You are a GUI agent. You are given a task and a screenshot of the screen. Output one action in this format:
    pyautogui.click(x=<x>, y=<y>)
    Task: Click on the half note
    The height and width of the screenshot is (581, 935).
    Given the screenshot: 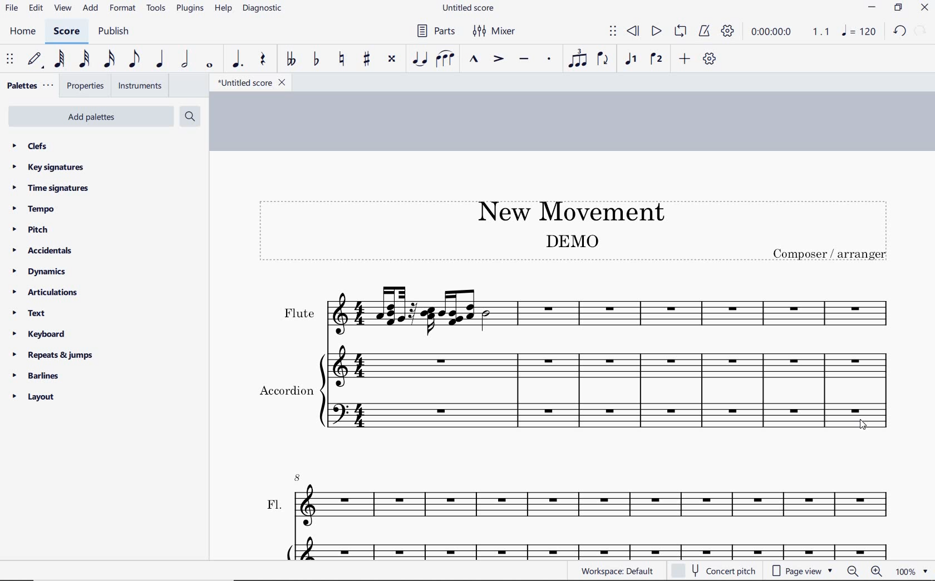 What is the action you would take?
    pyautogui.click(x=185, y=60)
    